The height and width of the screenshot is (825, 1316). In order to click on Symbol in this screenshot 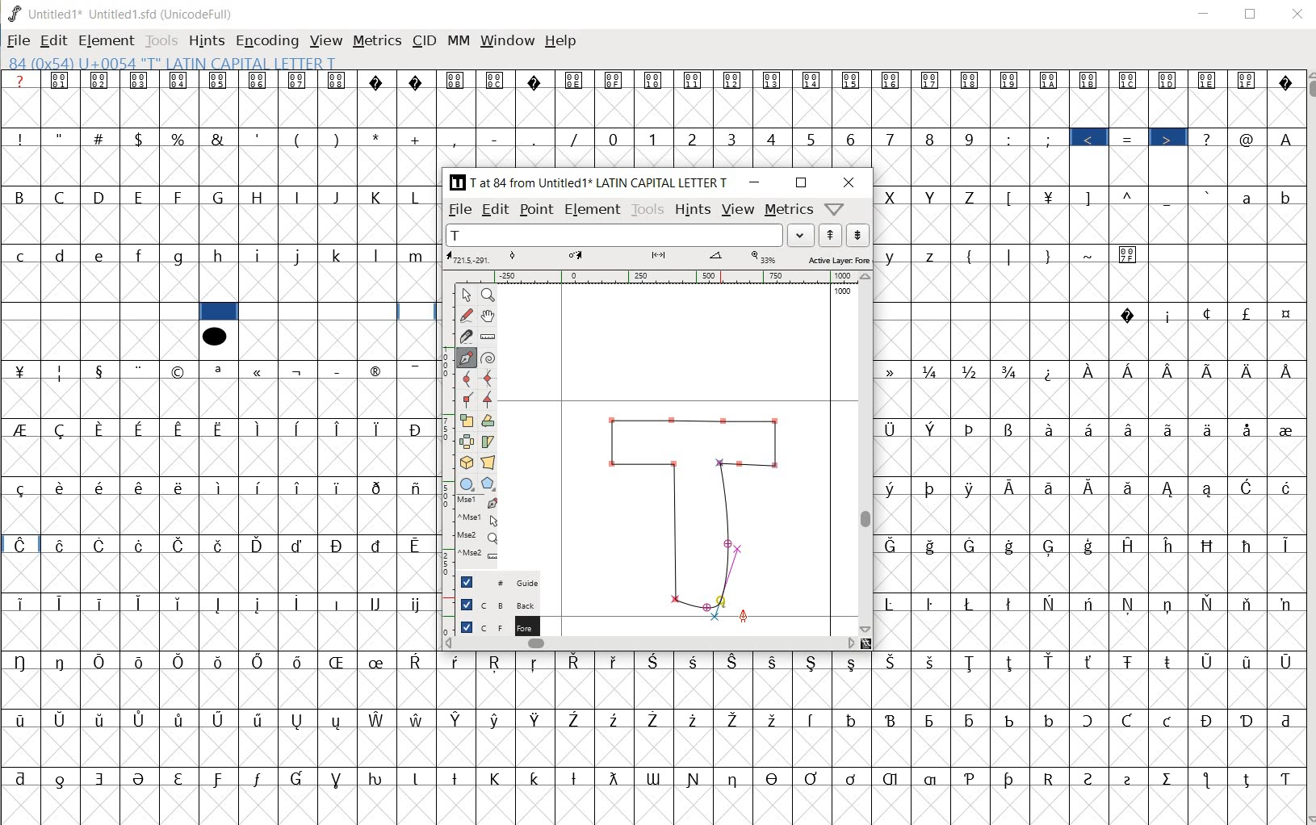, I will do `click(102, 82)`.